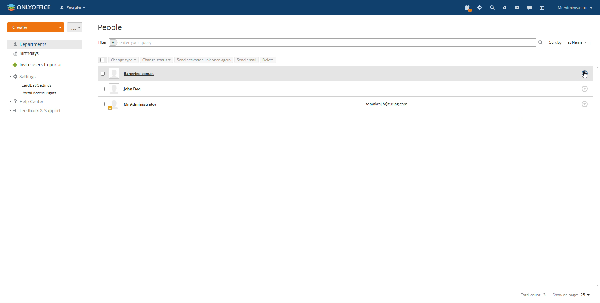  Describe the element at coordinates (114, 104) in the screenshot. I see `profile picture` at that location.